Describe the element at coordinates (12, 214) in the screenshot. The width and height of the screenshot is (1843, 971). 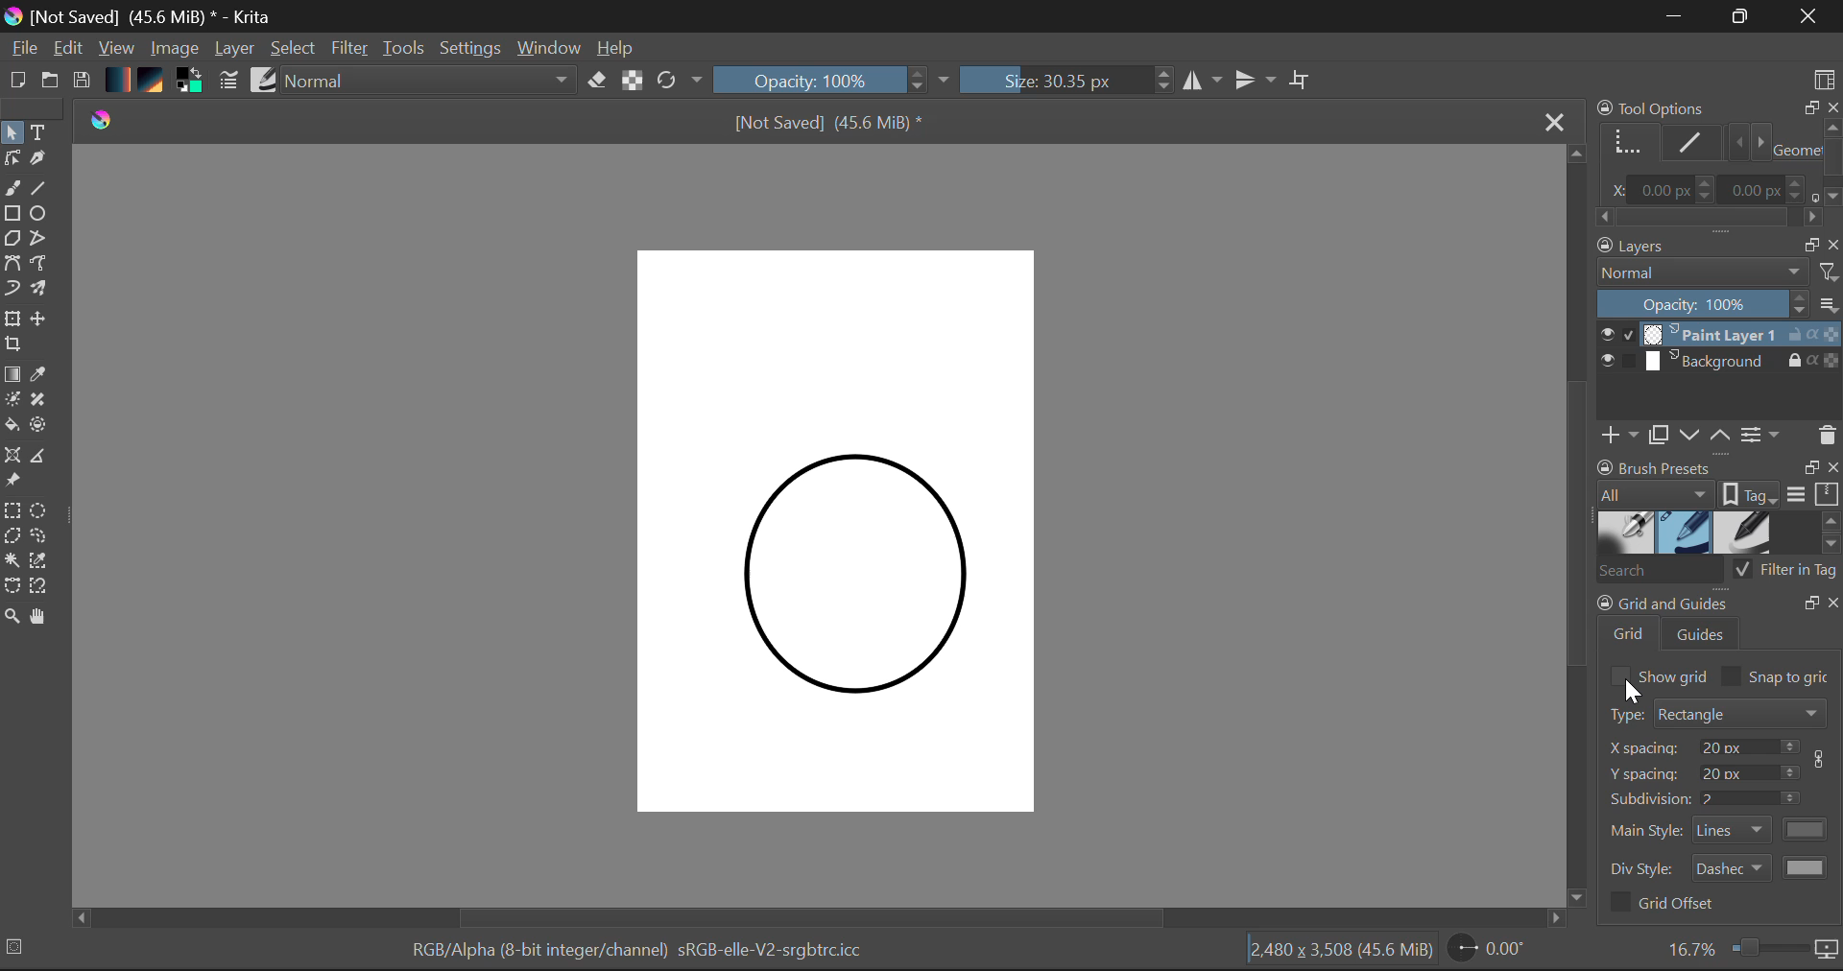
I see `Rectangle` at that location.